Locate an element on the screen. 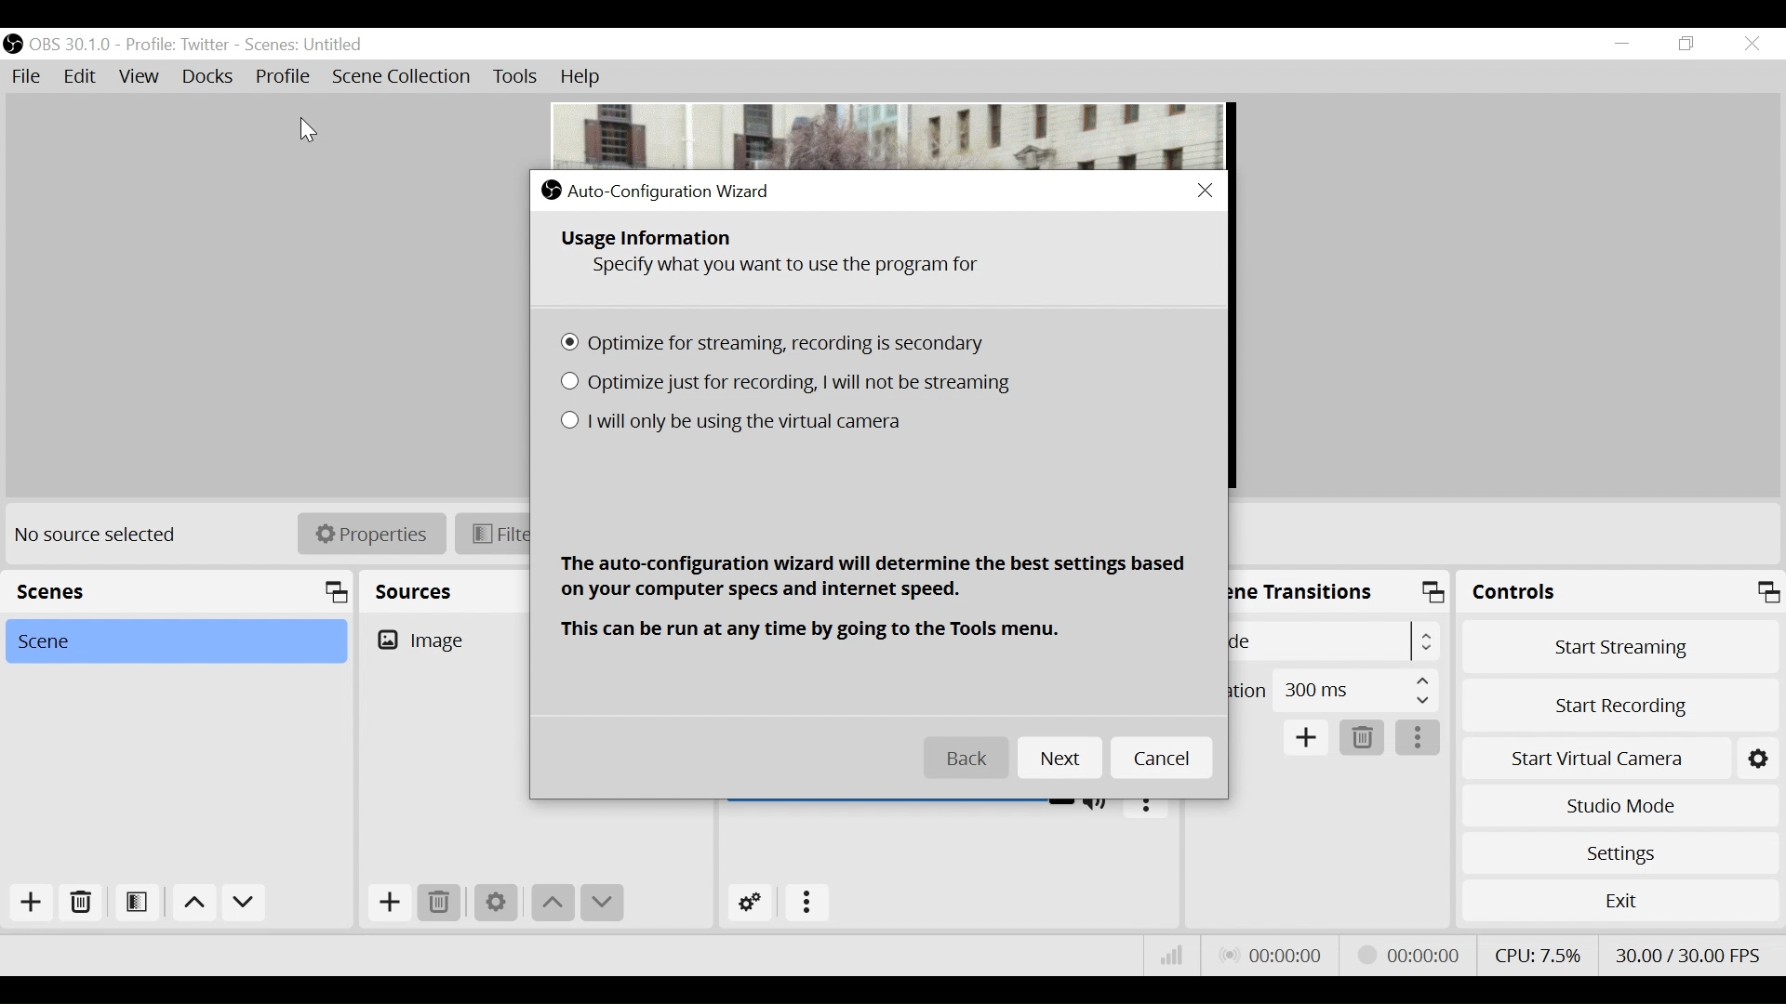 This screenshot has width=1786, height=1004. Add is located at coordinates (388, 903).